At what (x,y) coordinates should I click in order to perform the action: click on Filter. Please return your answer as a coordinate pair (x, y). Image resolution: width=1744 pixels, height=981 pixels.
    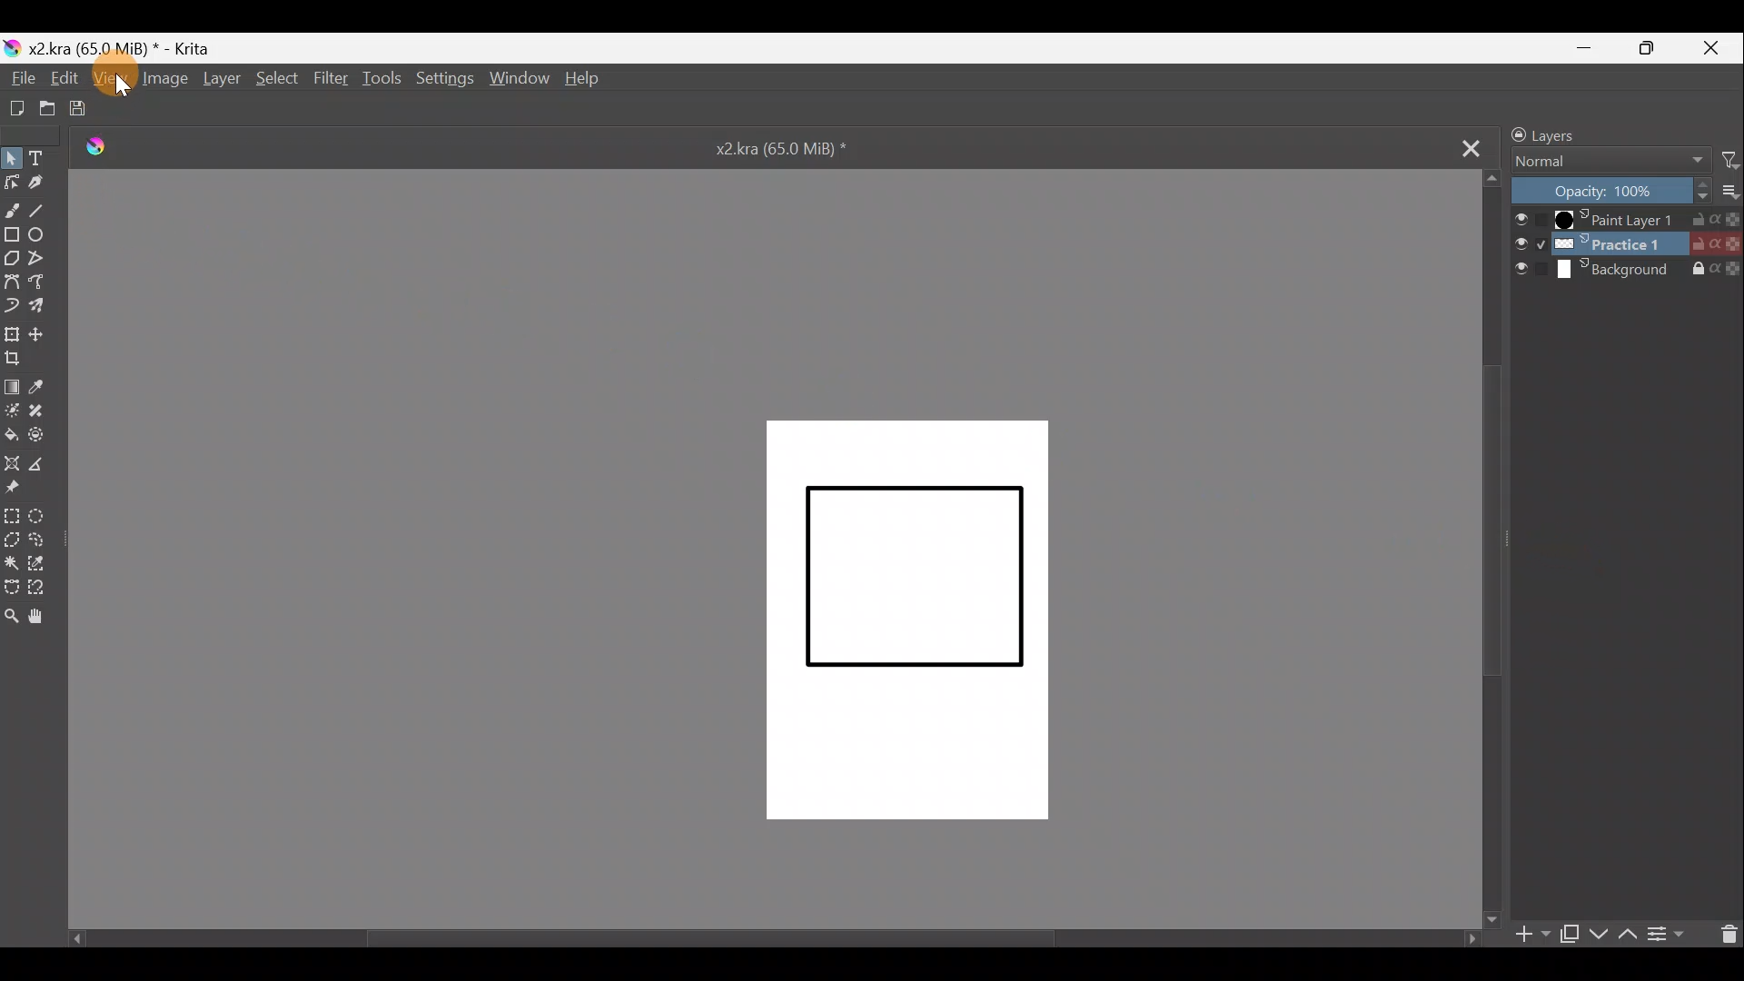
    Looking at the image, I should click on (332, 77).